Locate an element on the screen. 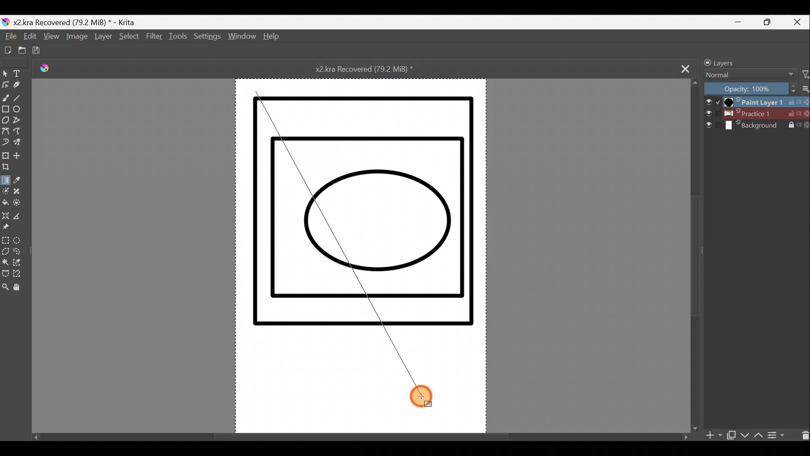  Sample a colour from the image/current layer is located at coordinates (19, 180).